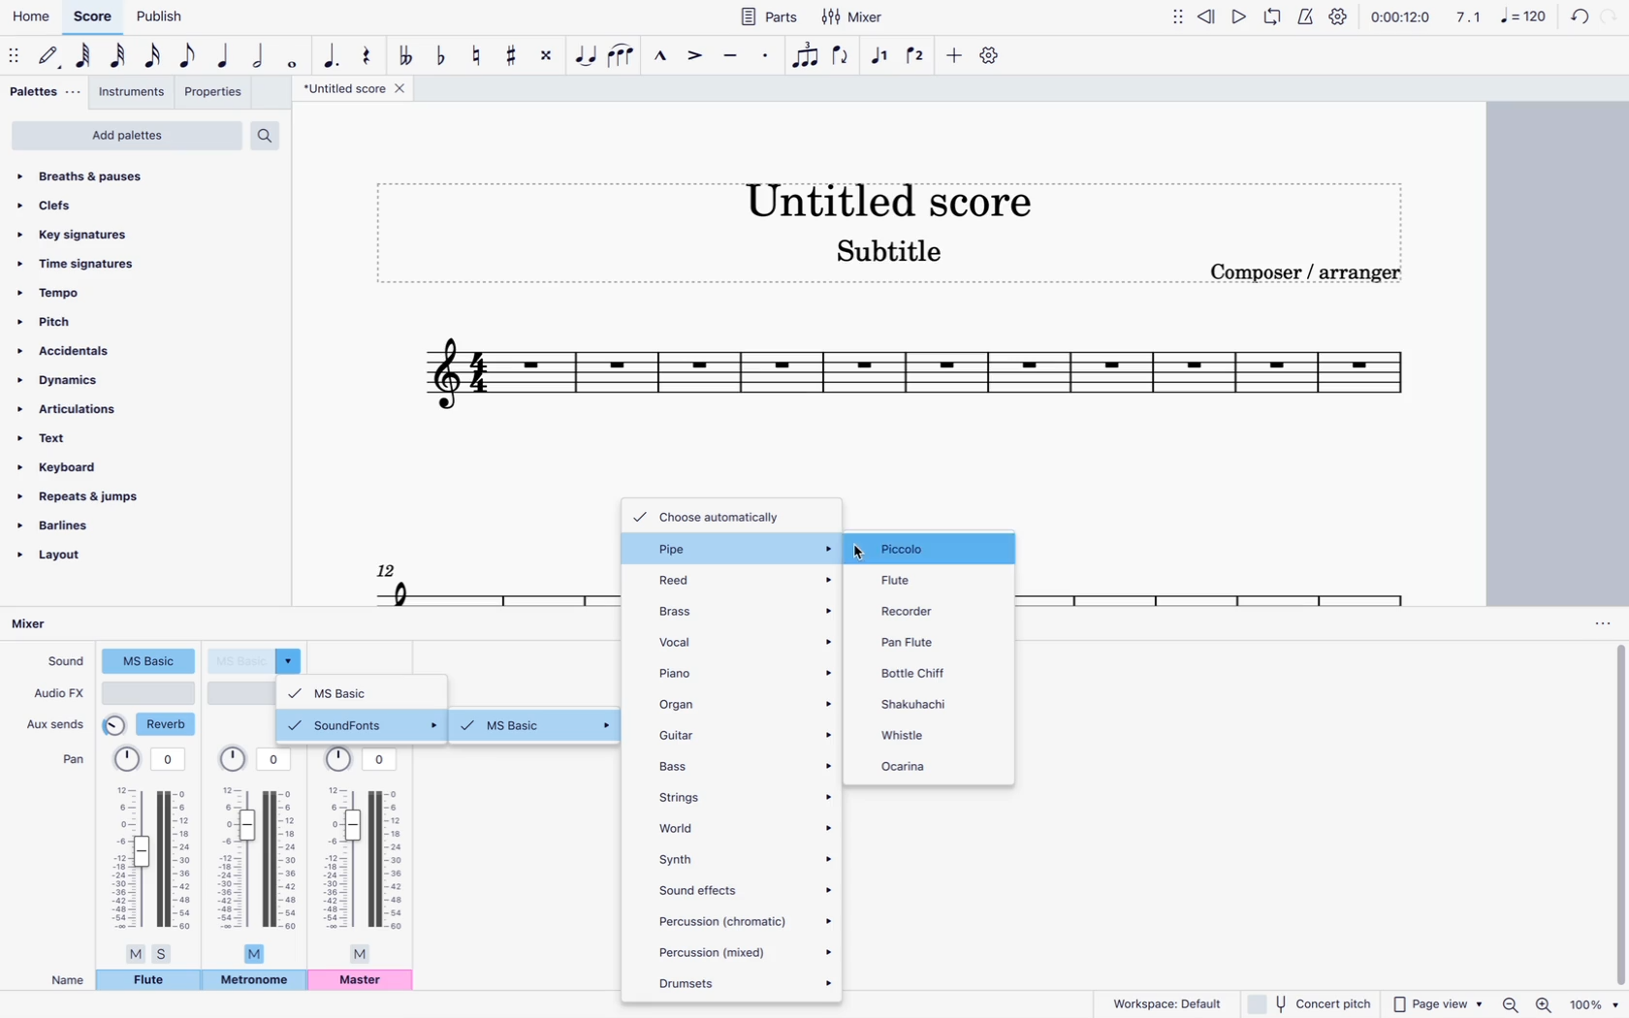 This screenshot has height=1018, width=1629. Describe the element at coordinates (459, 580) in the screenshot. I see `score` at that location.